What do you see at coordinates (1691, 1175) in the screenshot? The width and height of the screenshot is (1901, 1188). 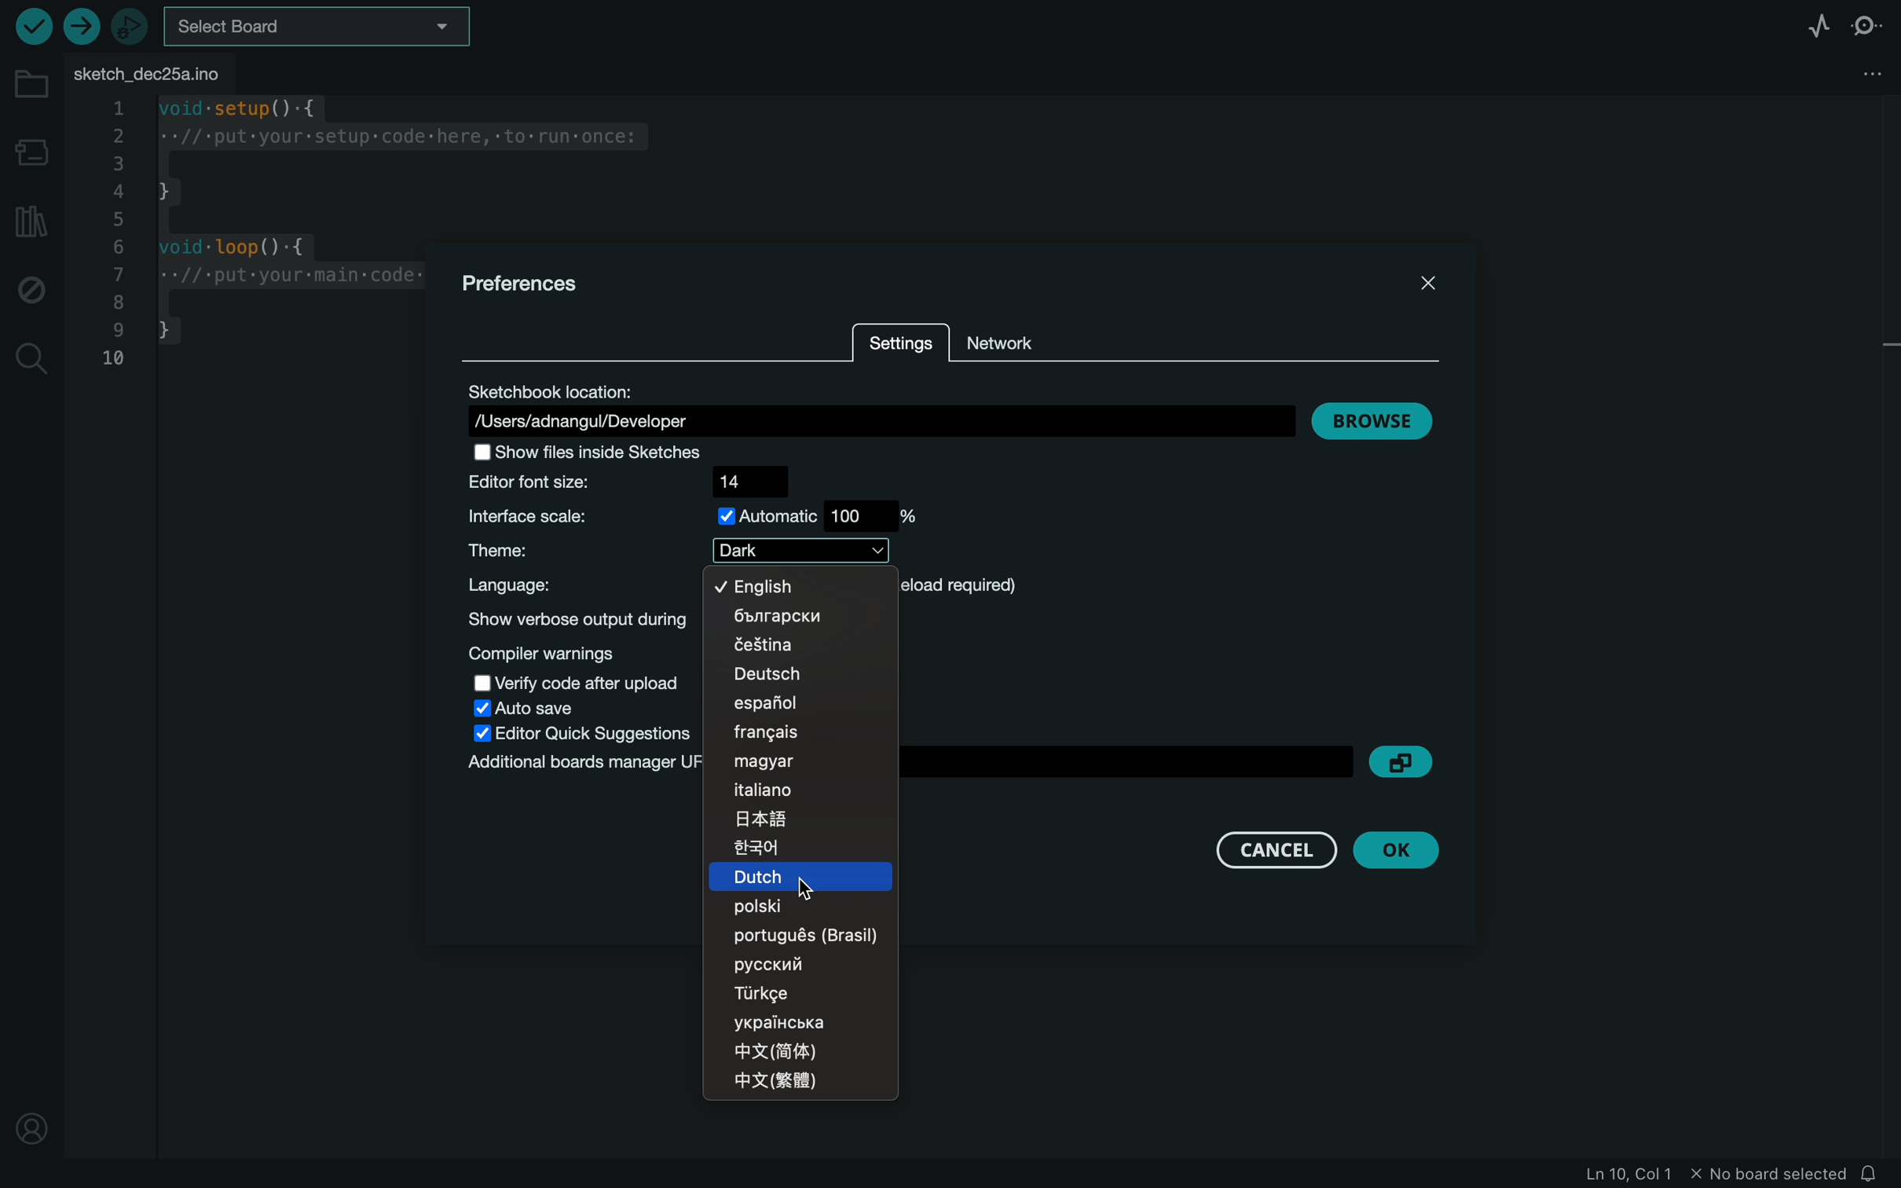 I see `file  infomation` at bounding box center [1691, 1175].